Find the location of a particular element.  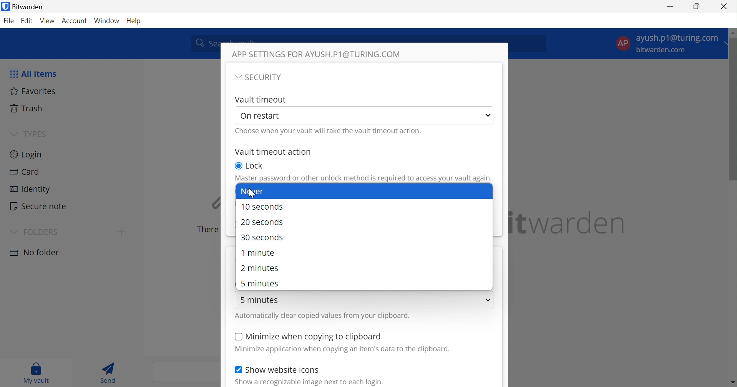

Restore Down is located at coordinates (697, 7).